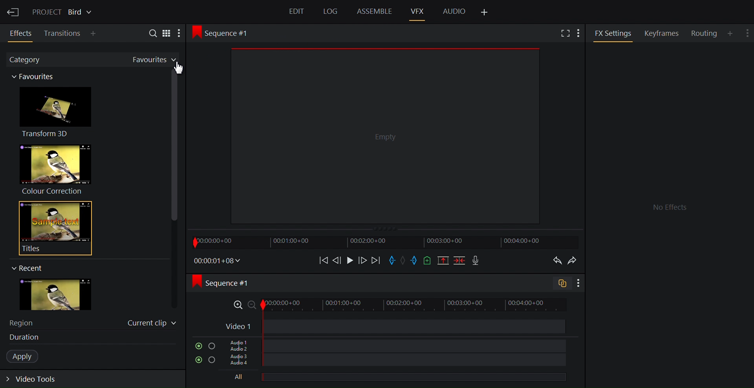 The height and width of the screenshot is (388, 754). Describe the element at coordinates (375, 261) in the screenshot. I see `Move forward` at that location.